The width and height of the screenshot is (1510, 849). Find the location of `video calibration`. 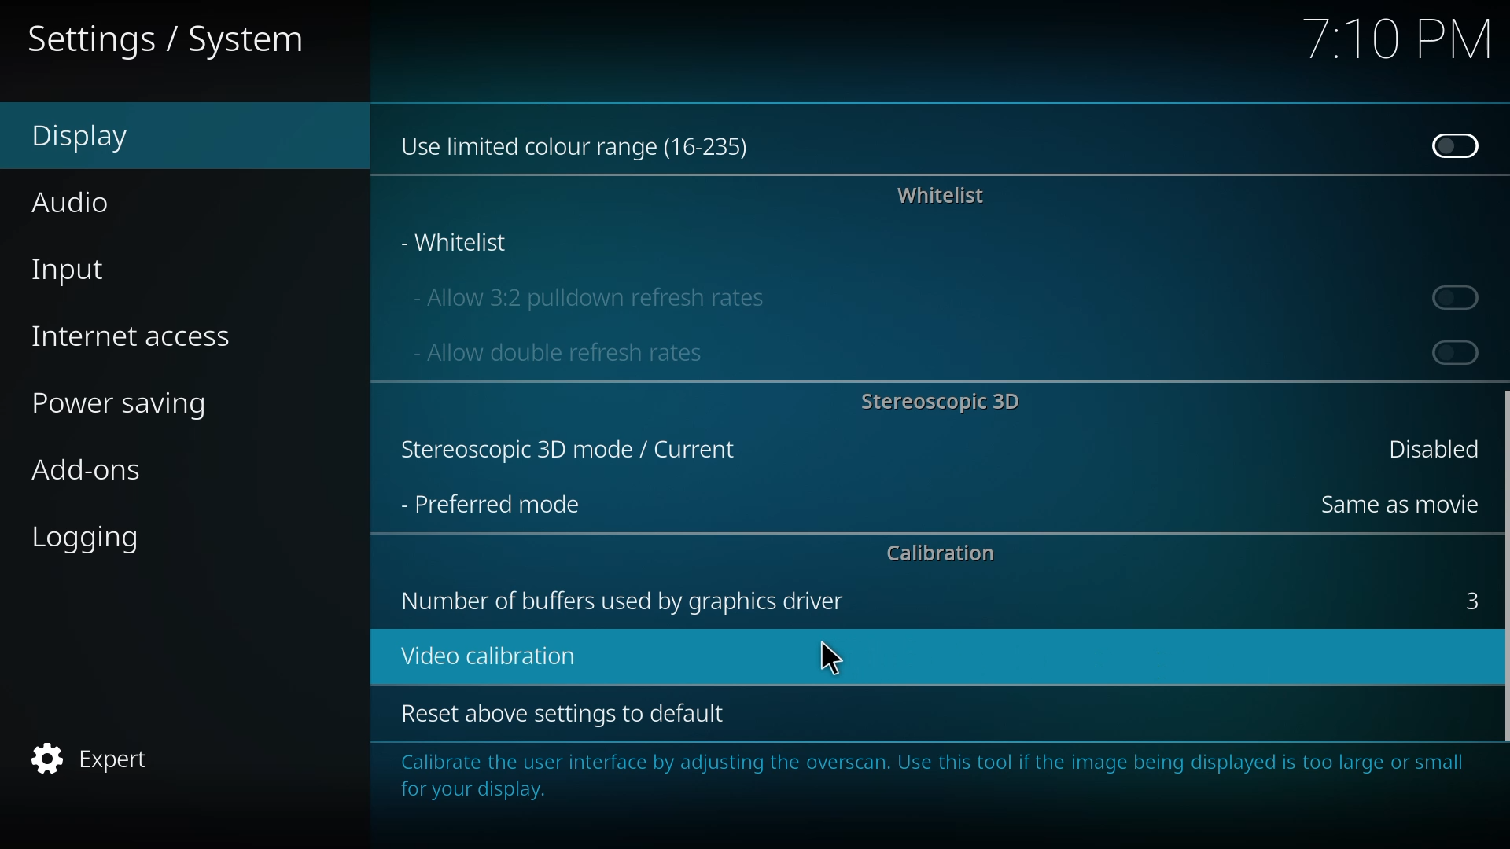

video calibration is located at coordinates (498, 655).